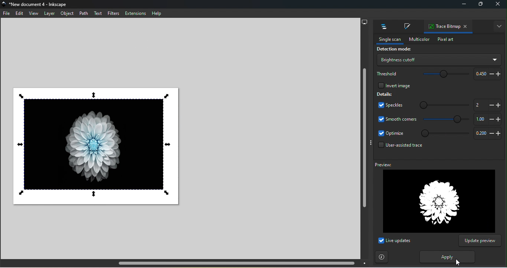 Image resolution: width=507 pixels, height=268 pixels. What do you see at coordinates (445, 257) in the screenshot?
I see `Apply` at bounding box center [445, 257].